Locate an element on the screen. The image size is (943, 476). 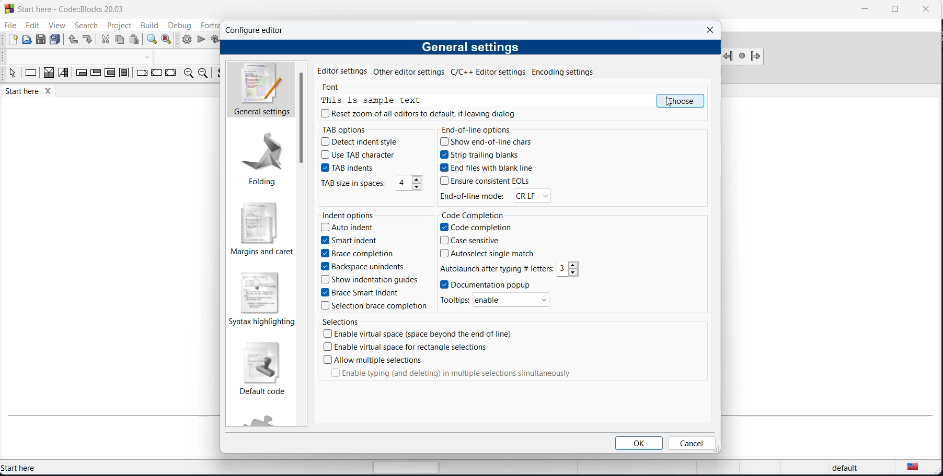
counting loop is located at coordinates (109, 74).